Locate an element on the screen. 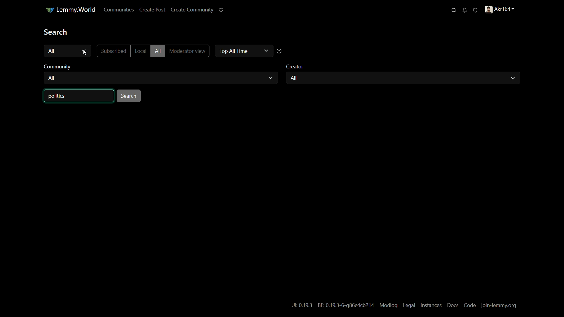  top all time is located at coordinates (232, 50).